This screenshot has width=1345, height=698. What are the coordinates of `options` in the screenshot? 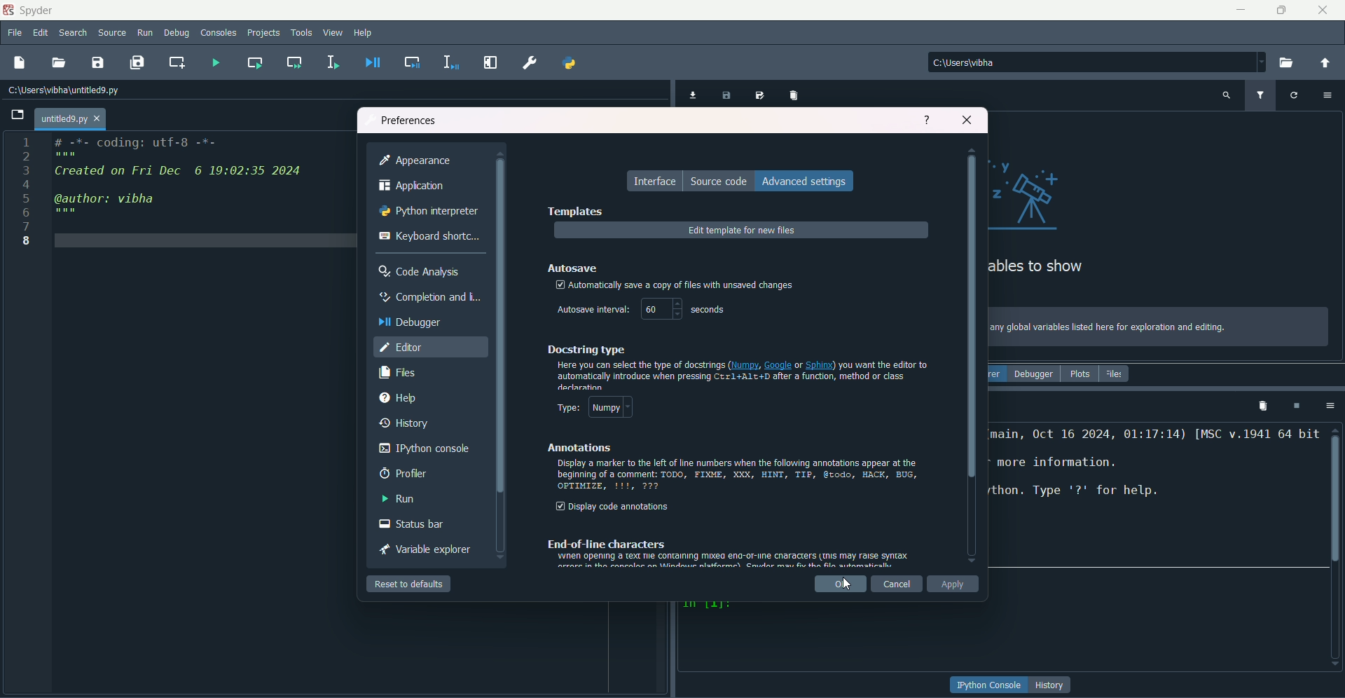 It's located at (1330, 94).